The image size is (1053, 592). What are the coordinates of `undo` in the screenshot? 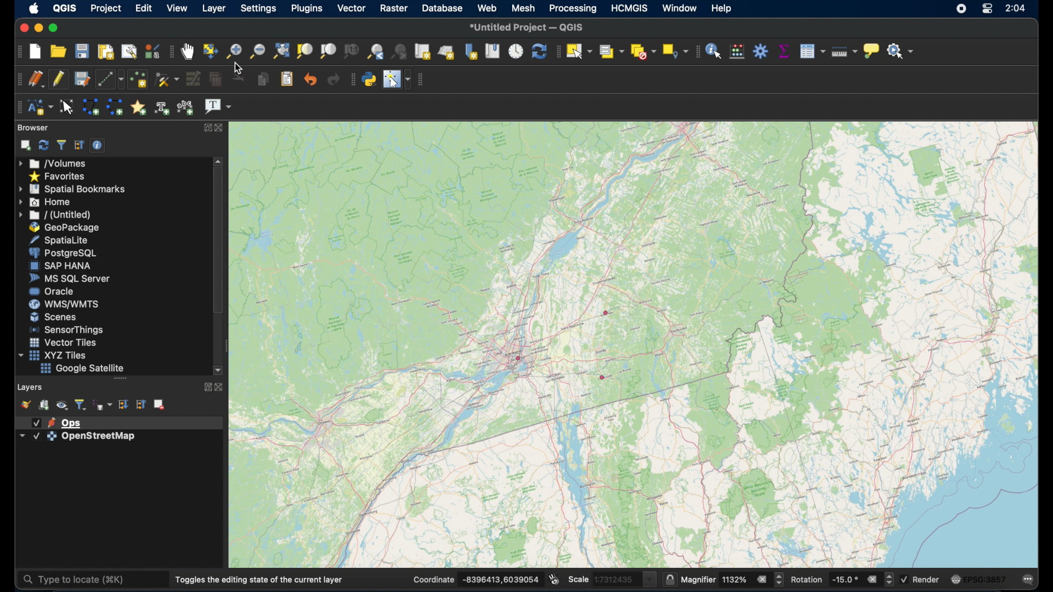 It's located at (309, 79).